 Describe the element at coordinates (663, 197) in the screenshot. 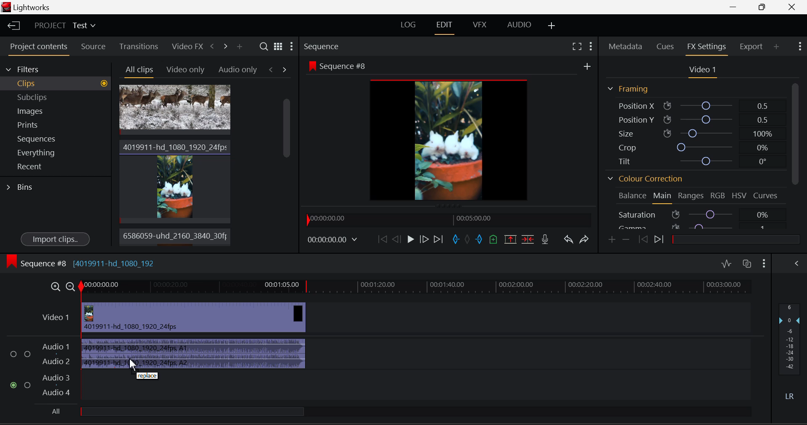

I see `Main Tab Open` at that location.